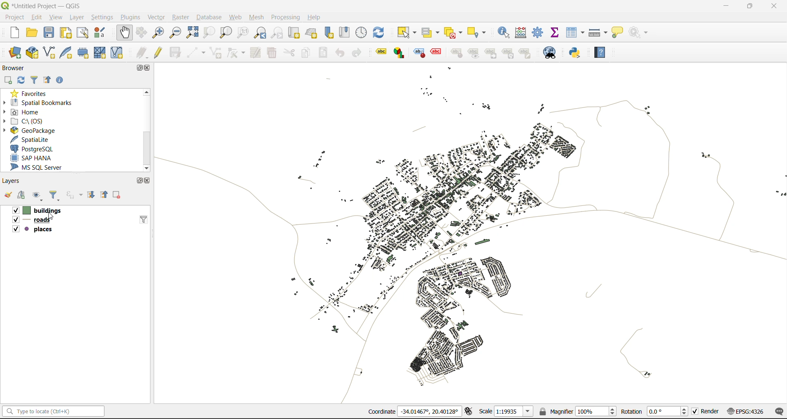  I want to click on Layer labeling , so click(381, 53).